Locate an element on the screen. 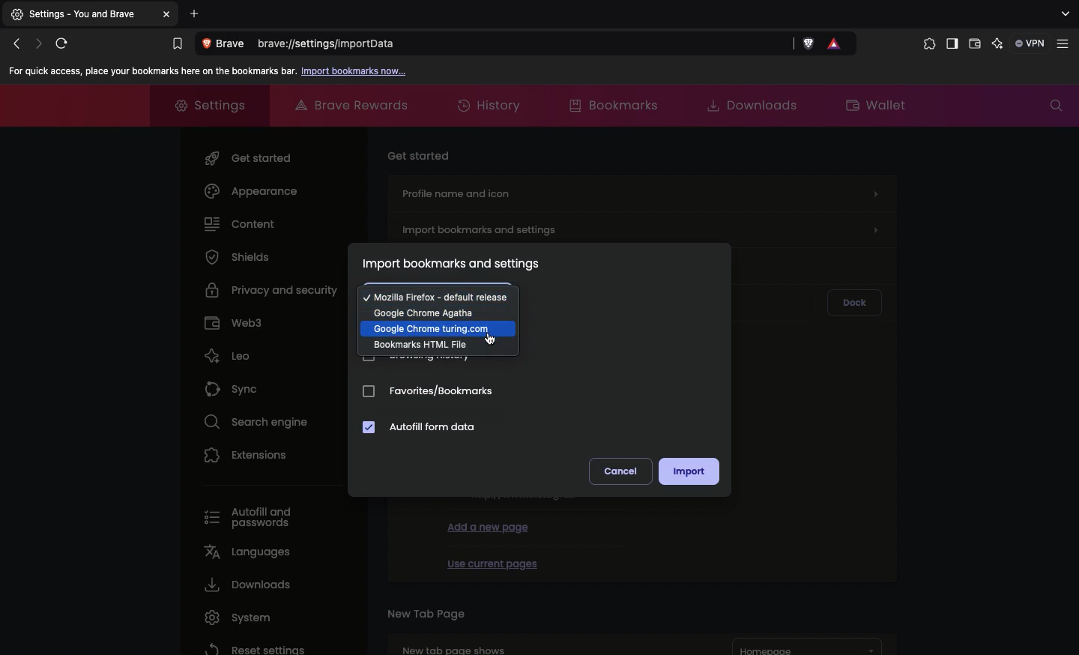  Downloads is located at coordinates (746, 104).